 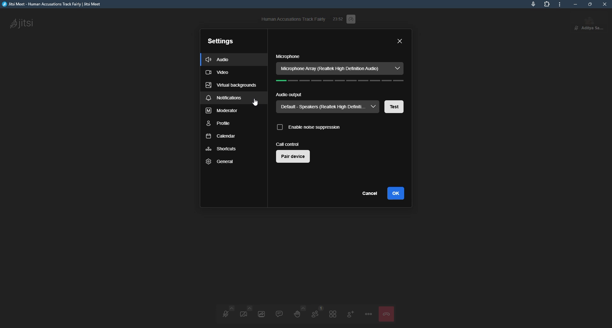 What do you see at coordinates (400, 41) in the screenshot?
I see `close` at bounding box center [400, 41].